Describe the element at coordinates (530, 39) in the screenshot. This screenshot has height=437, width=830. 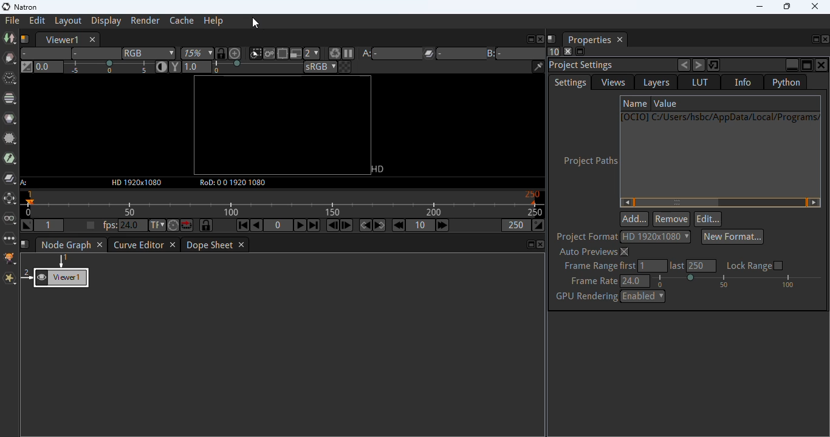
I see `float pane` at that location.